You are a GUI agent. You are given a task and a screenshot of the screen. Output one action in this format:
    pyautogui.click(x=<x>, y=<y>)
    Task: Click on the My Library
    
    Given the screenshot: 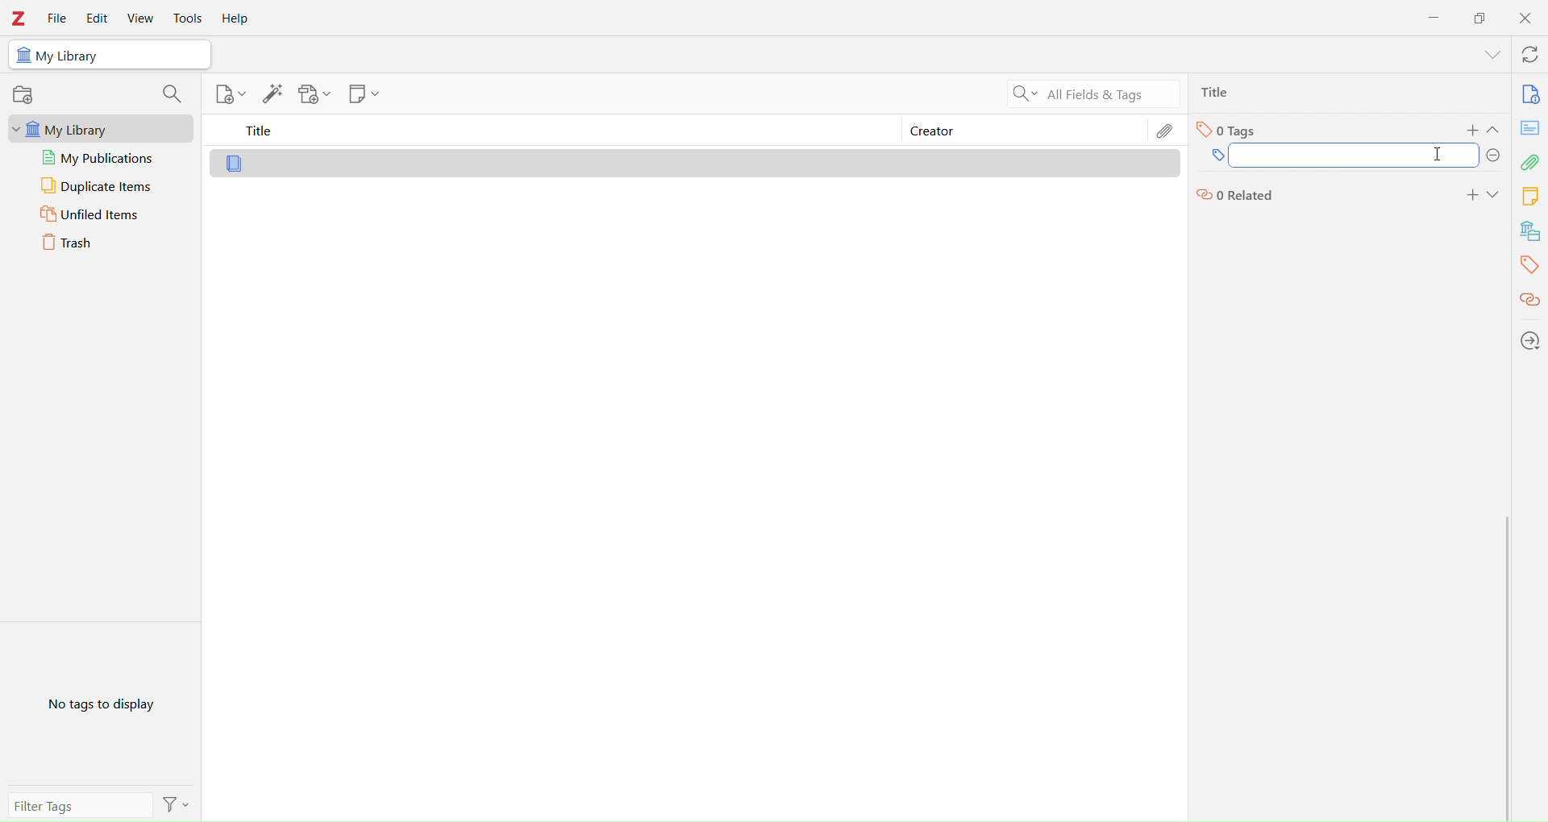 What is the action you would take?
    pyautogui.click(x=100, y=129)
    